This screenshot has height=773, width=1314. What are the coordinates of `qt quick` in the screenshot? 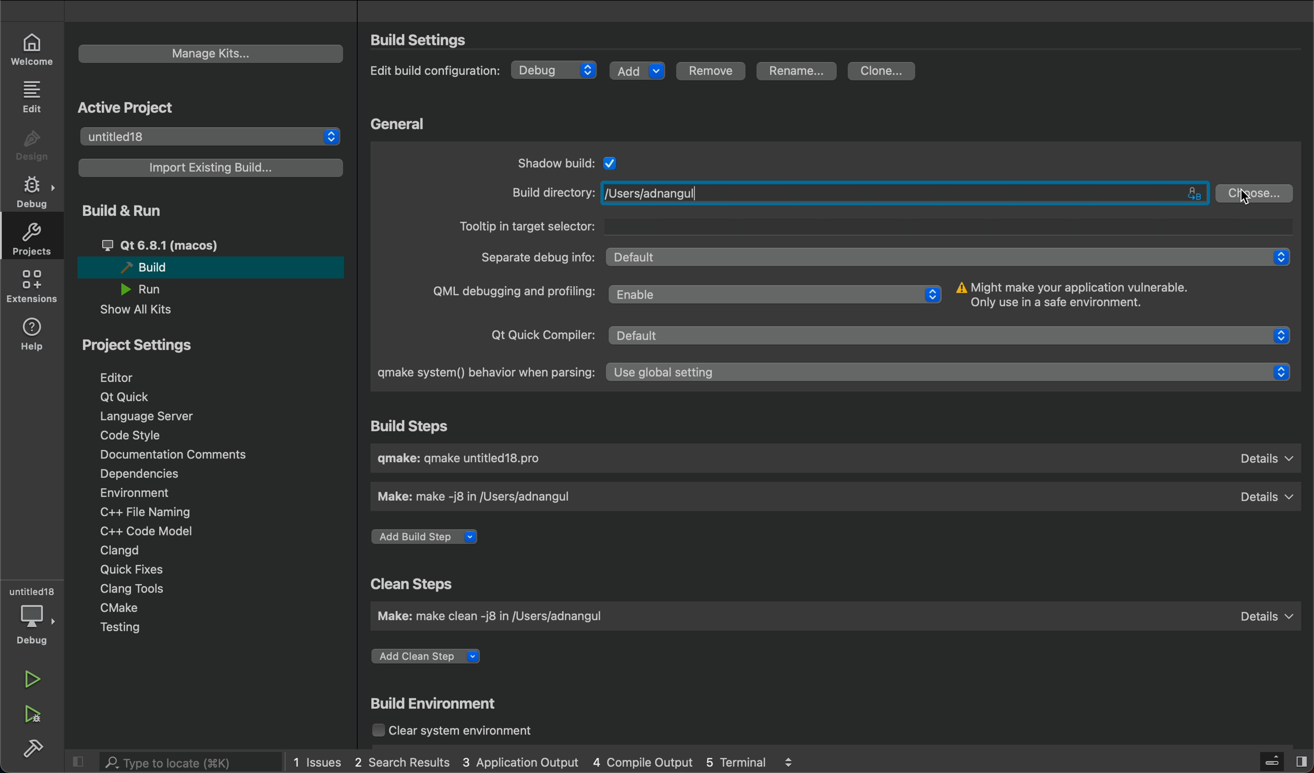 It's located at (138, 396).